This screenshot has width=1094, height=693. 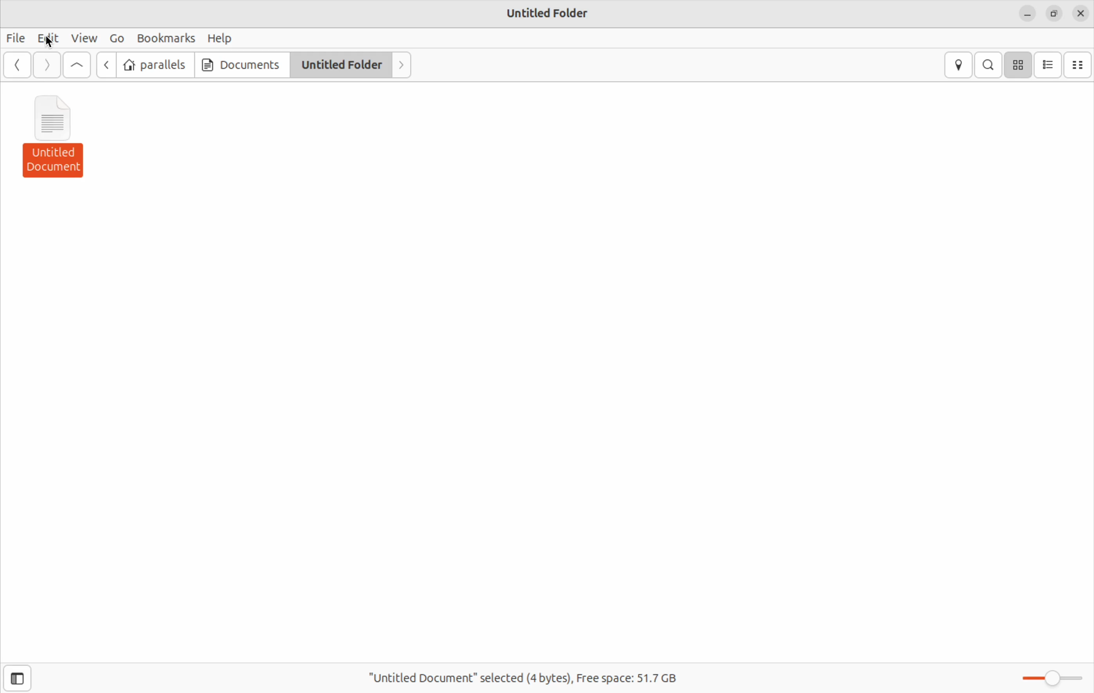 I want to click on Help, so click(x=220, y=38).